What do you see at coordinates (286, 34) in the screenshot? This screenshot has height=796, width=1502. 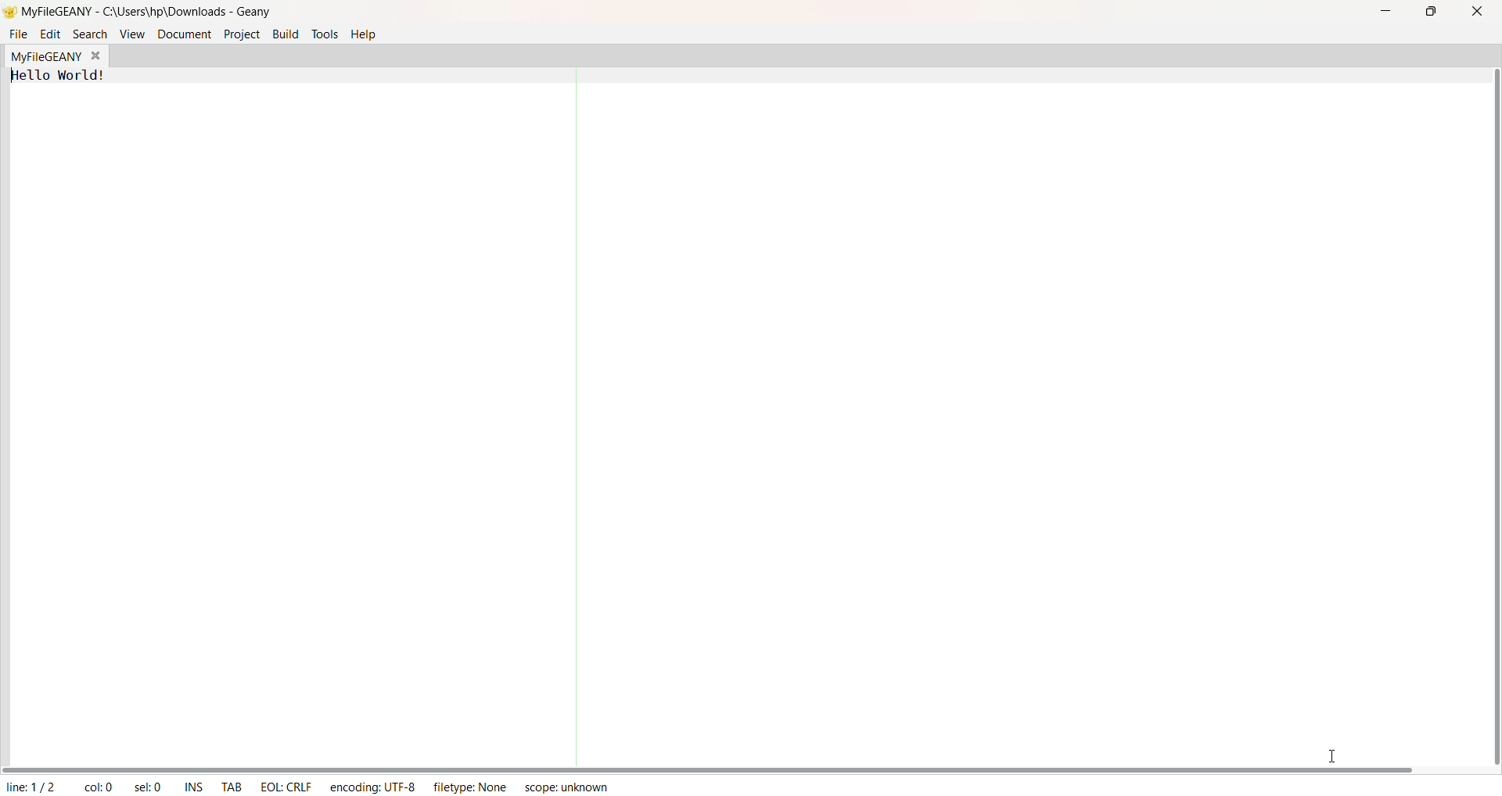 I see `Build` at bounding box center [286, 34].